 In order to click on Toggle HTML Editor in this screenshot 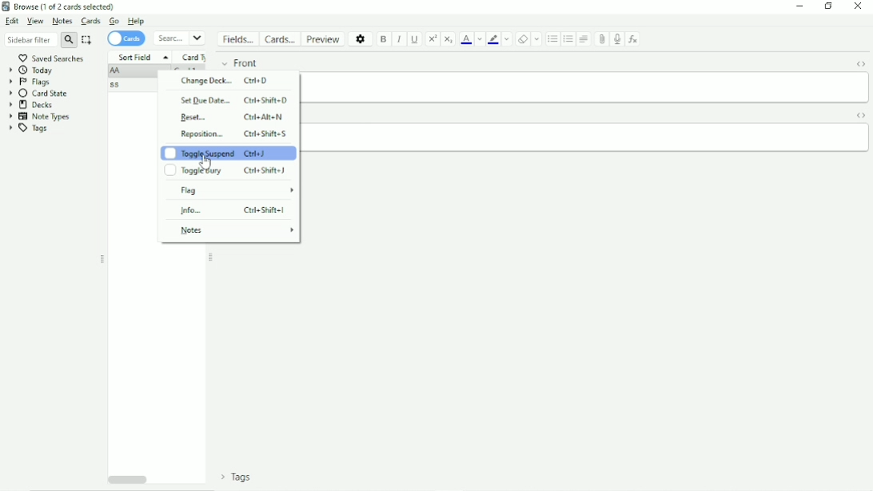, I will do `click(861, 114)`.